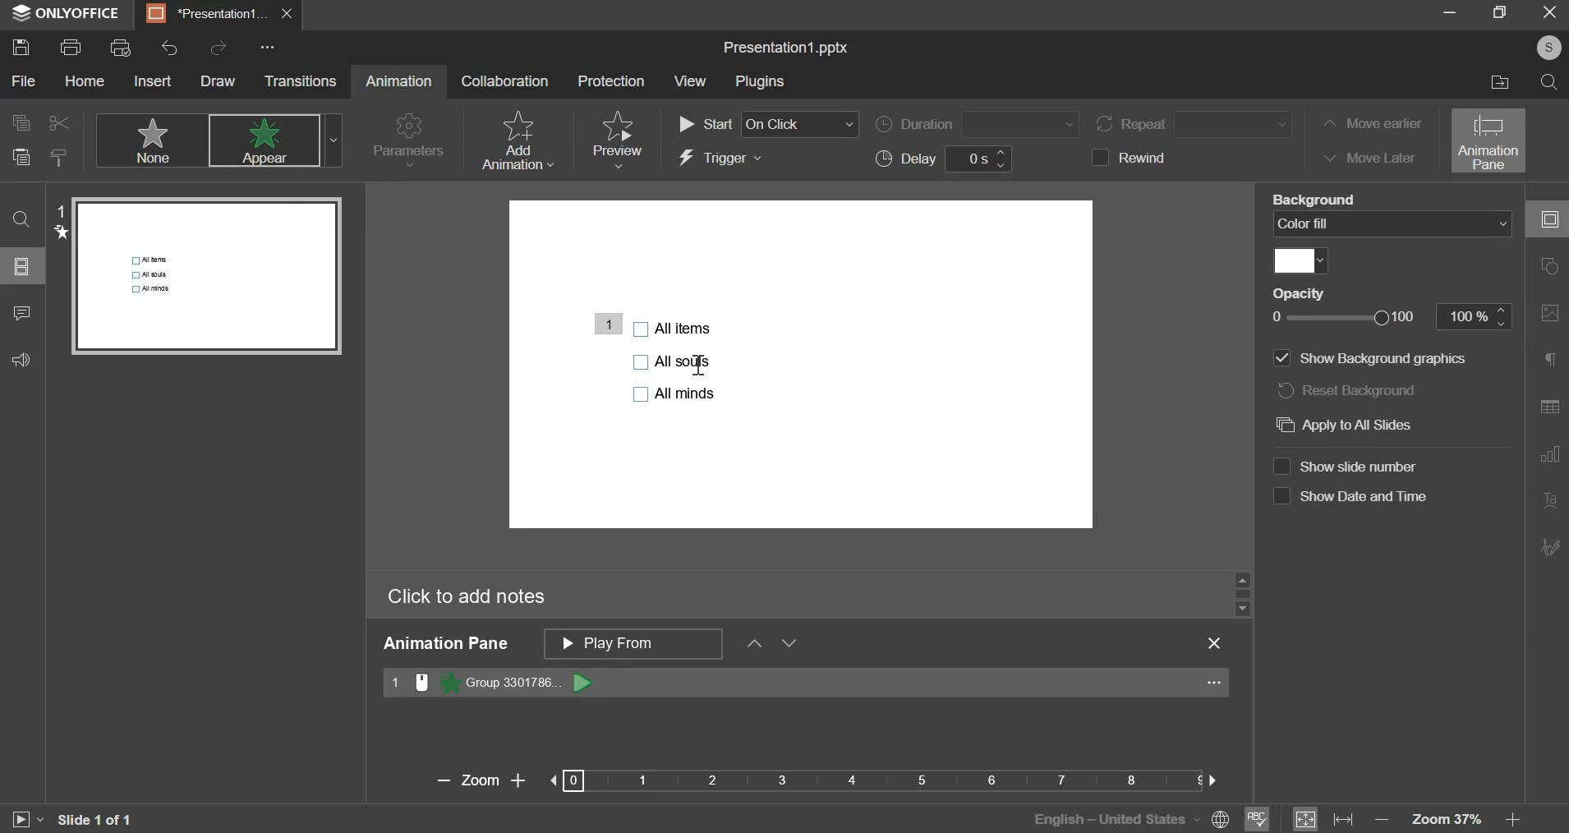 This screenshot has height=833, width=1569. What do you see at coordinates (1214, 642) in the screenshot?
I see `exit` at bounding box center [1214, 642].